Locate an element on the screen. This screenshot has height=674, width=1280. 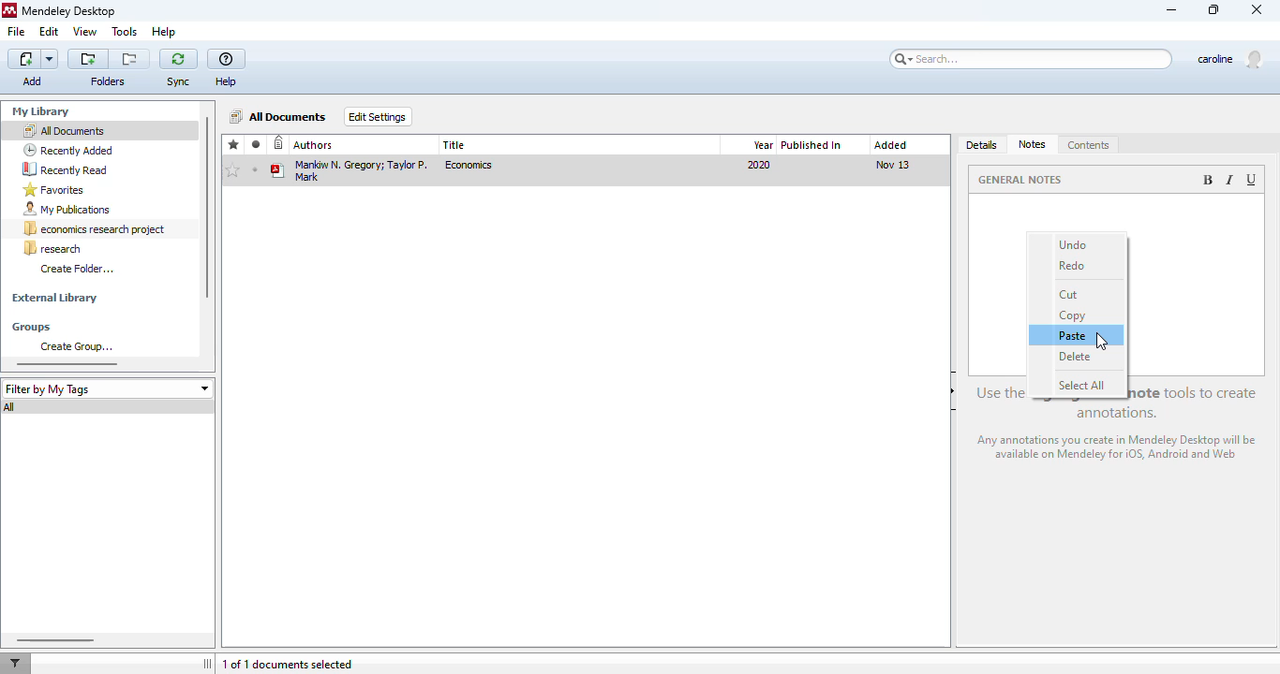
cursor is located at coordinates (1102, 341).